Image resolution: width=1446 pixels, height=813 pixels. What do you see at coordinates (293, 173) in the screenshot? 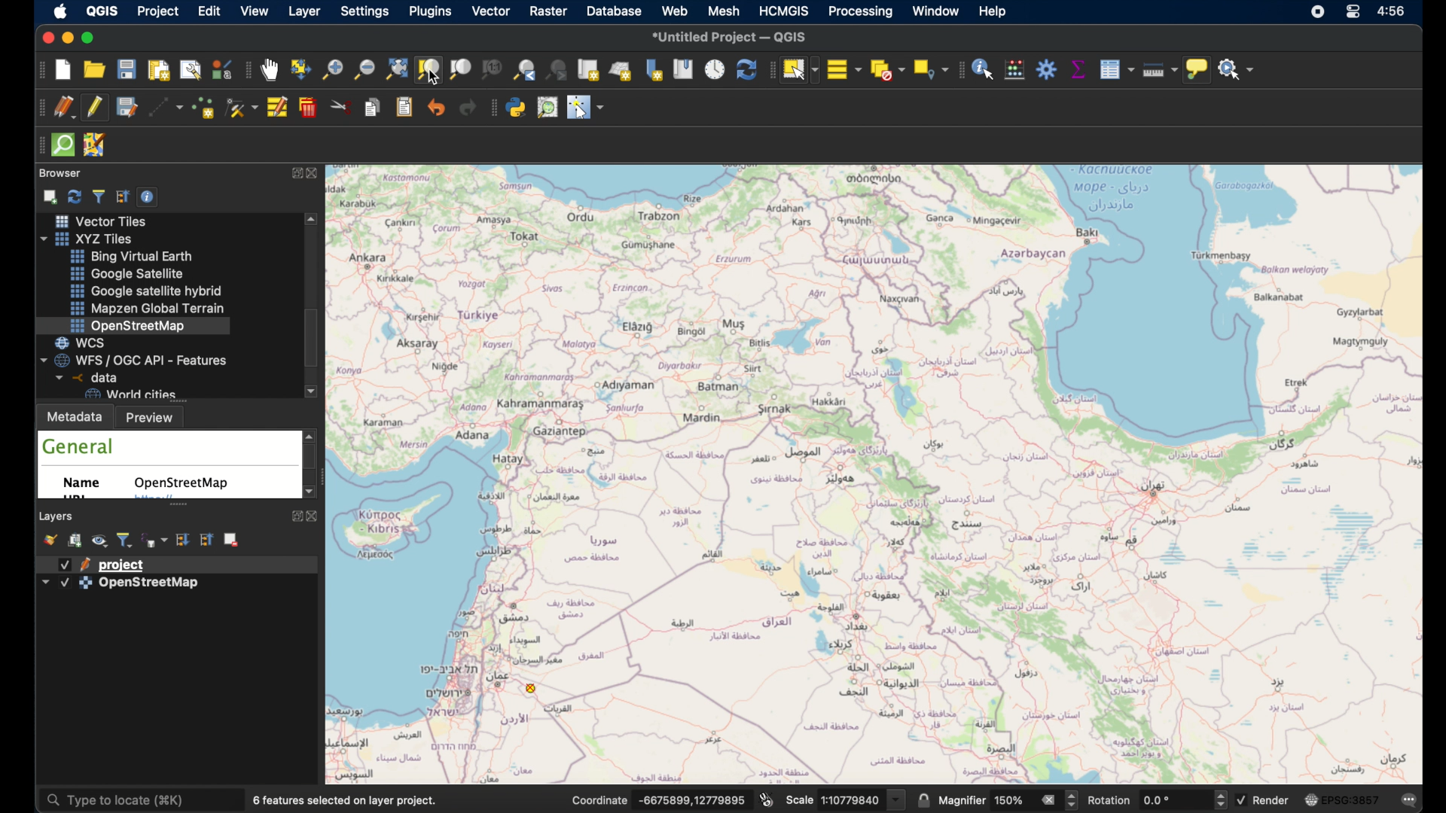
I see `expand` at bounding box center [293, 173].